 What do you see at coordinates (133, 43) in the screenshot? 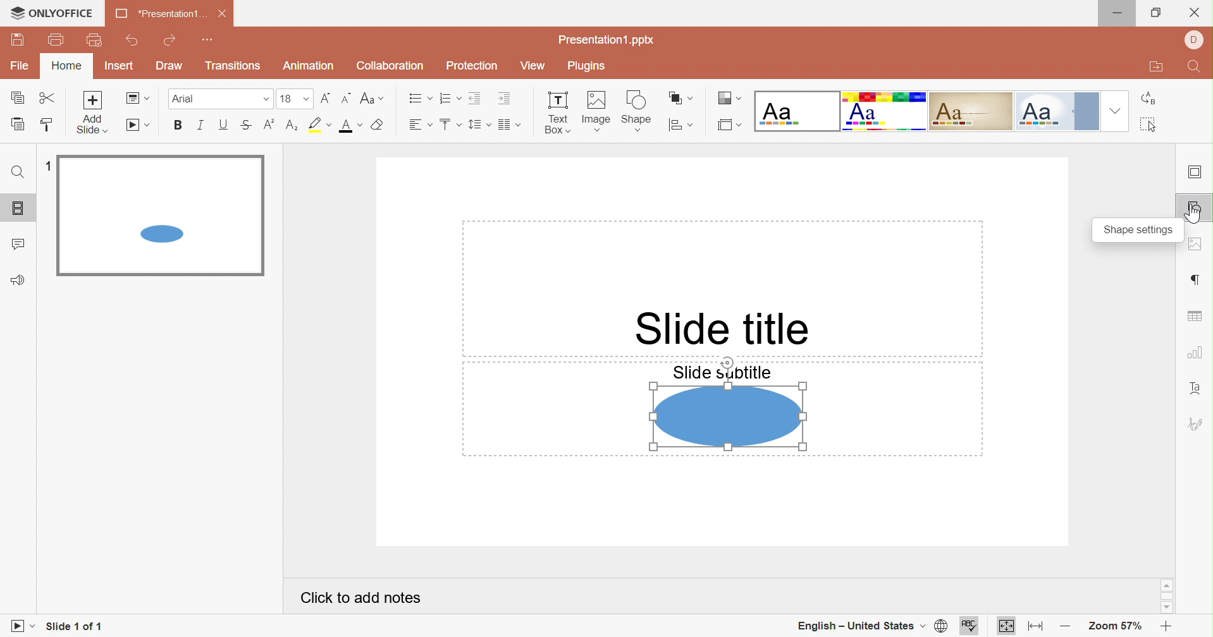
I see `Undo` at bounding box center [133, 43].